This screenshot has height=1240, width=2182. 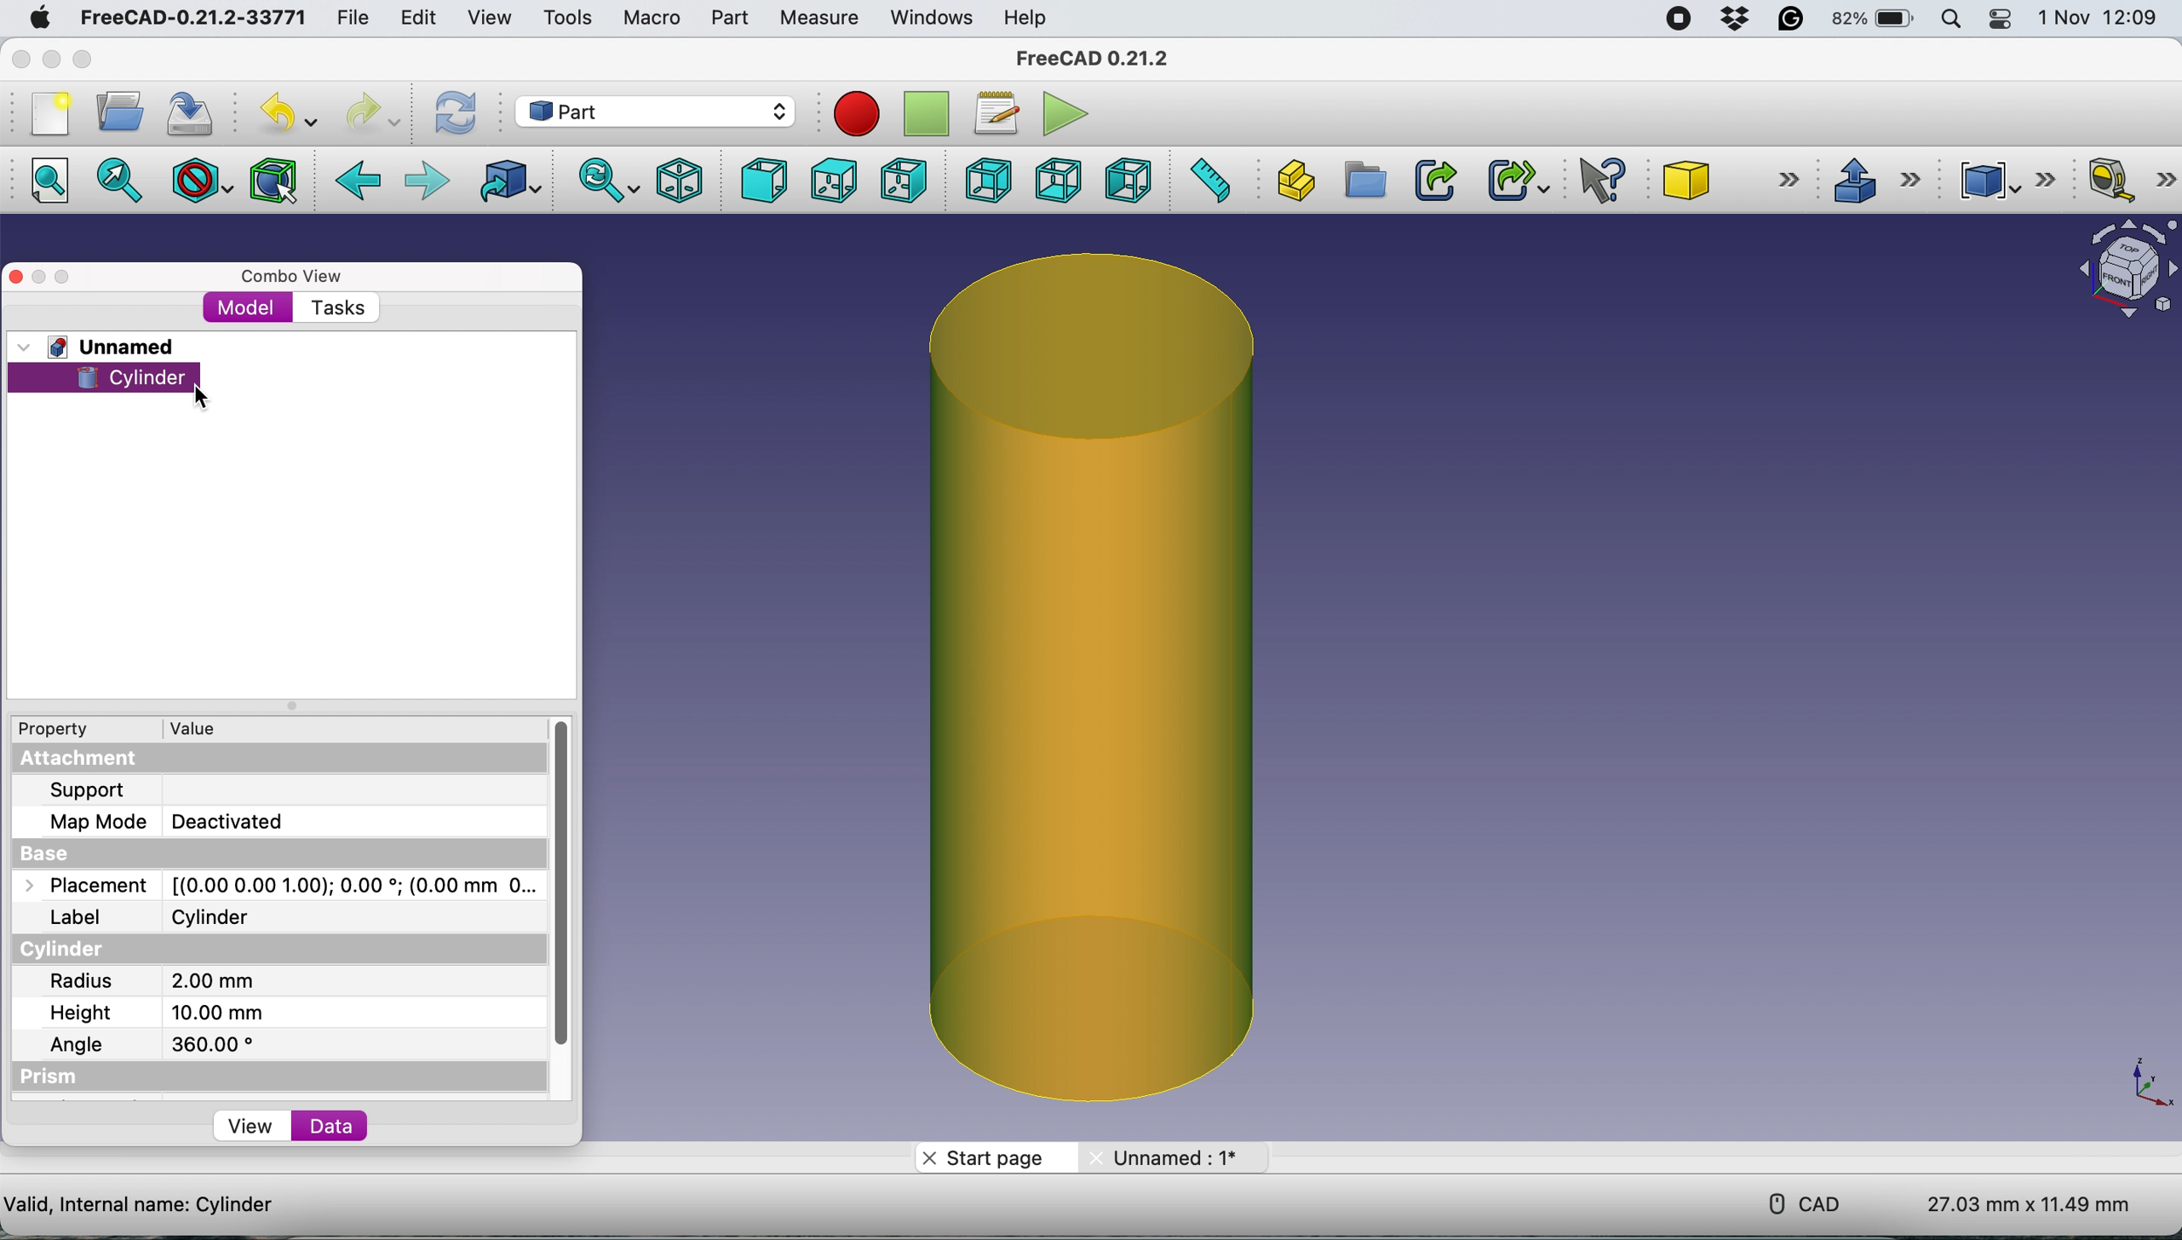 I want to click on minimise, so click(x=52, y=60).